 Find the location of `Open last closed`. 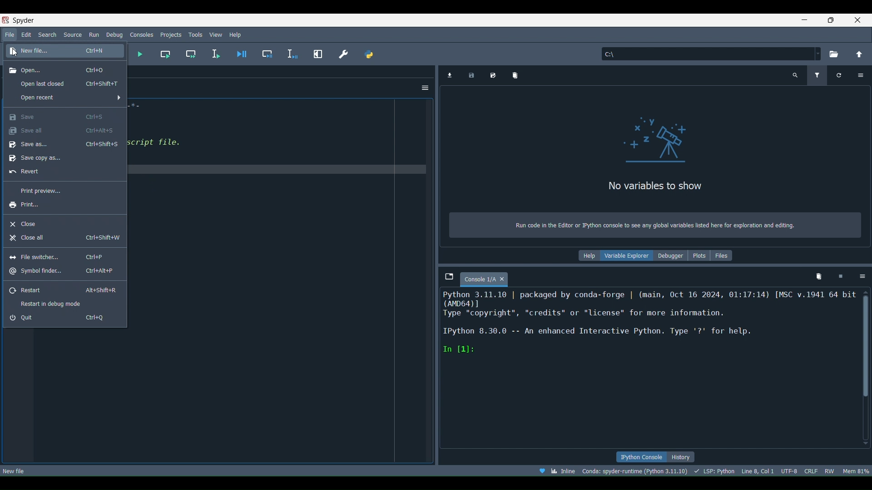

Open last closed is located at coordinates (70, 83).